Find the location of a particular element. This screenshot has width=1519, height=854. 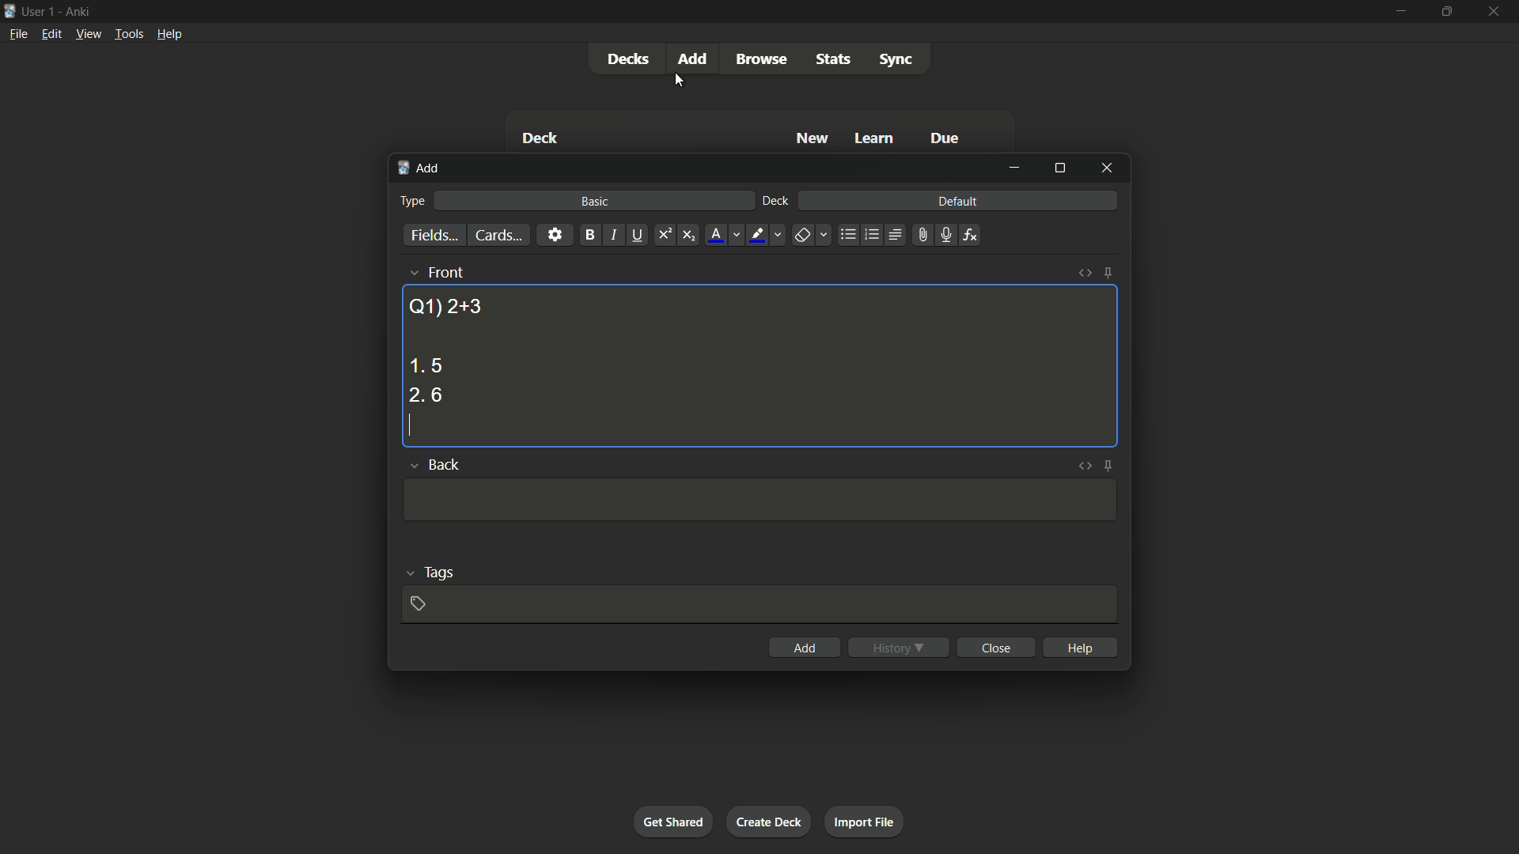

cards is located at coordinates (498, 236).